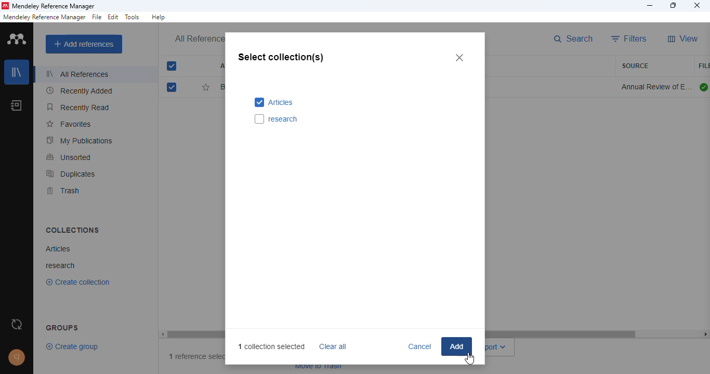 The width and height of the screenshot is (710, 374). Describe the element at coordinates (17, 357) in the screenshot. I see `profile` at that location.